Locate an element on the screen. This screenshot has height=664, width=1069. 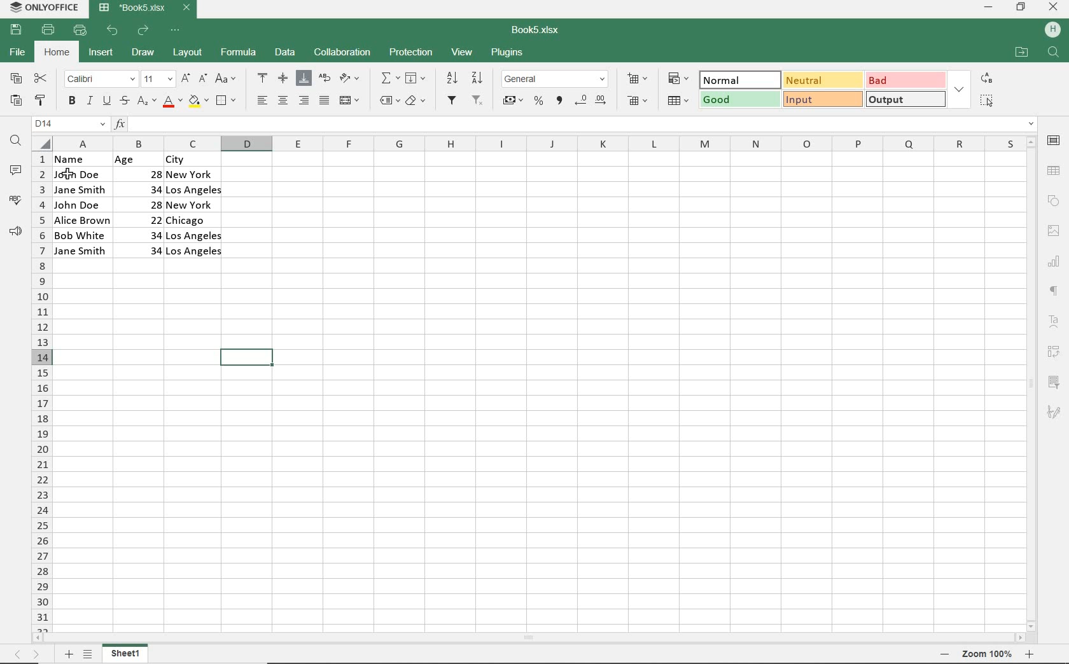
FILE is located at coordinates (16, 53).